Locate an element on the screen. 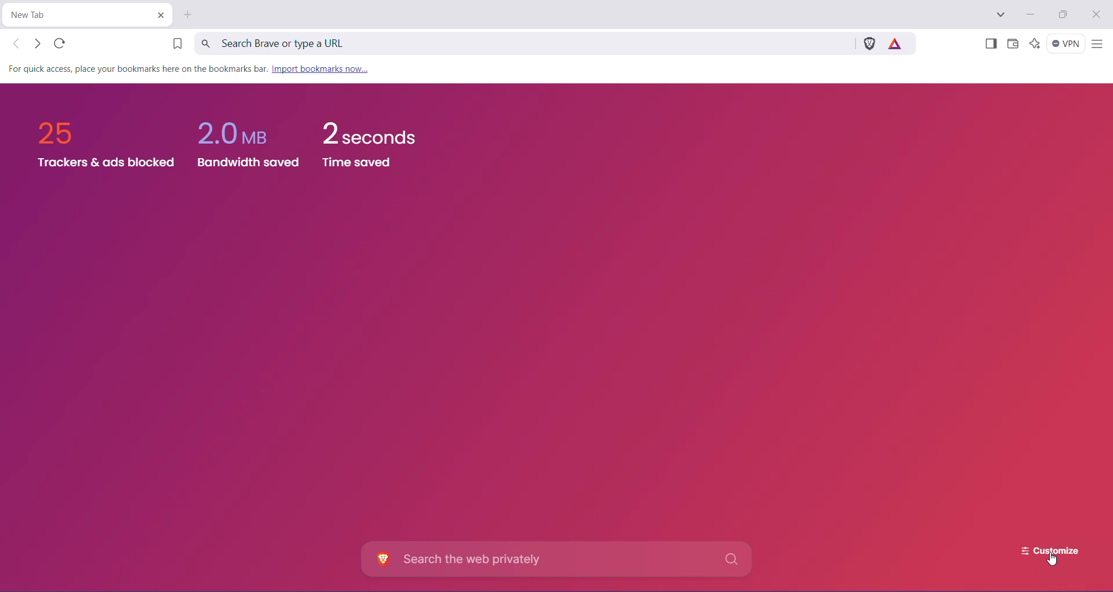 Image resolution: width=1113 pixels, height=592 pixels. Bookmark this Tab is located at coordinates (173, 45).